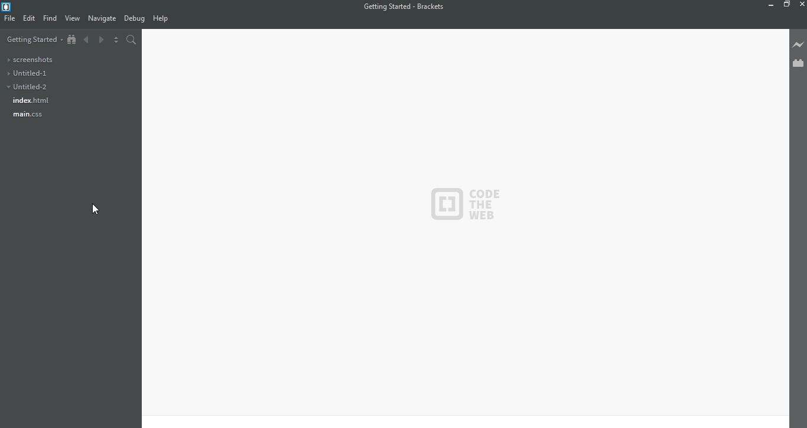  What do you see at coordinates (406, 7) in the screenshot?
I see `getting started - brackets` at bounding box center [406, 7].